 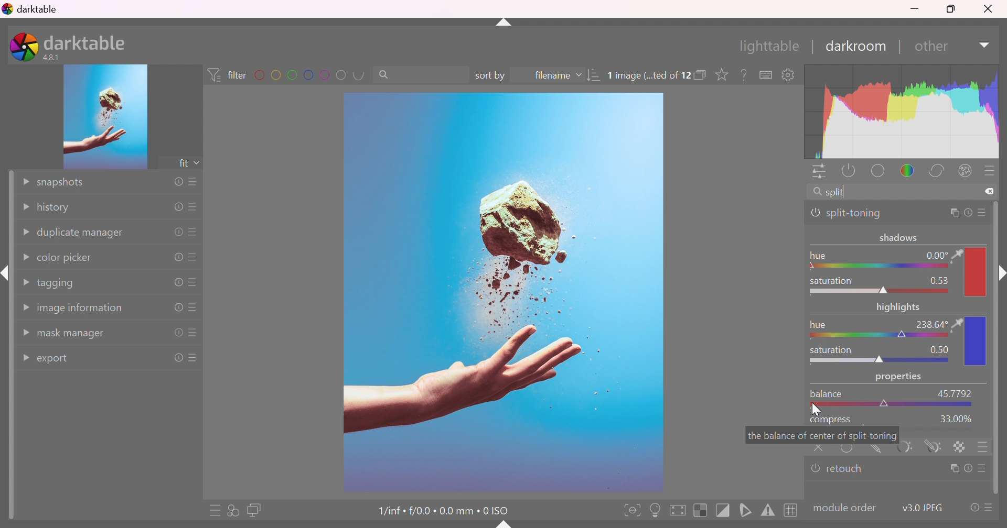 I want to click on effect, so click(x=967, y=171).